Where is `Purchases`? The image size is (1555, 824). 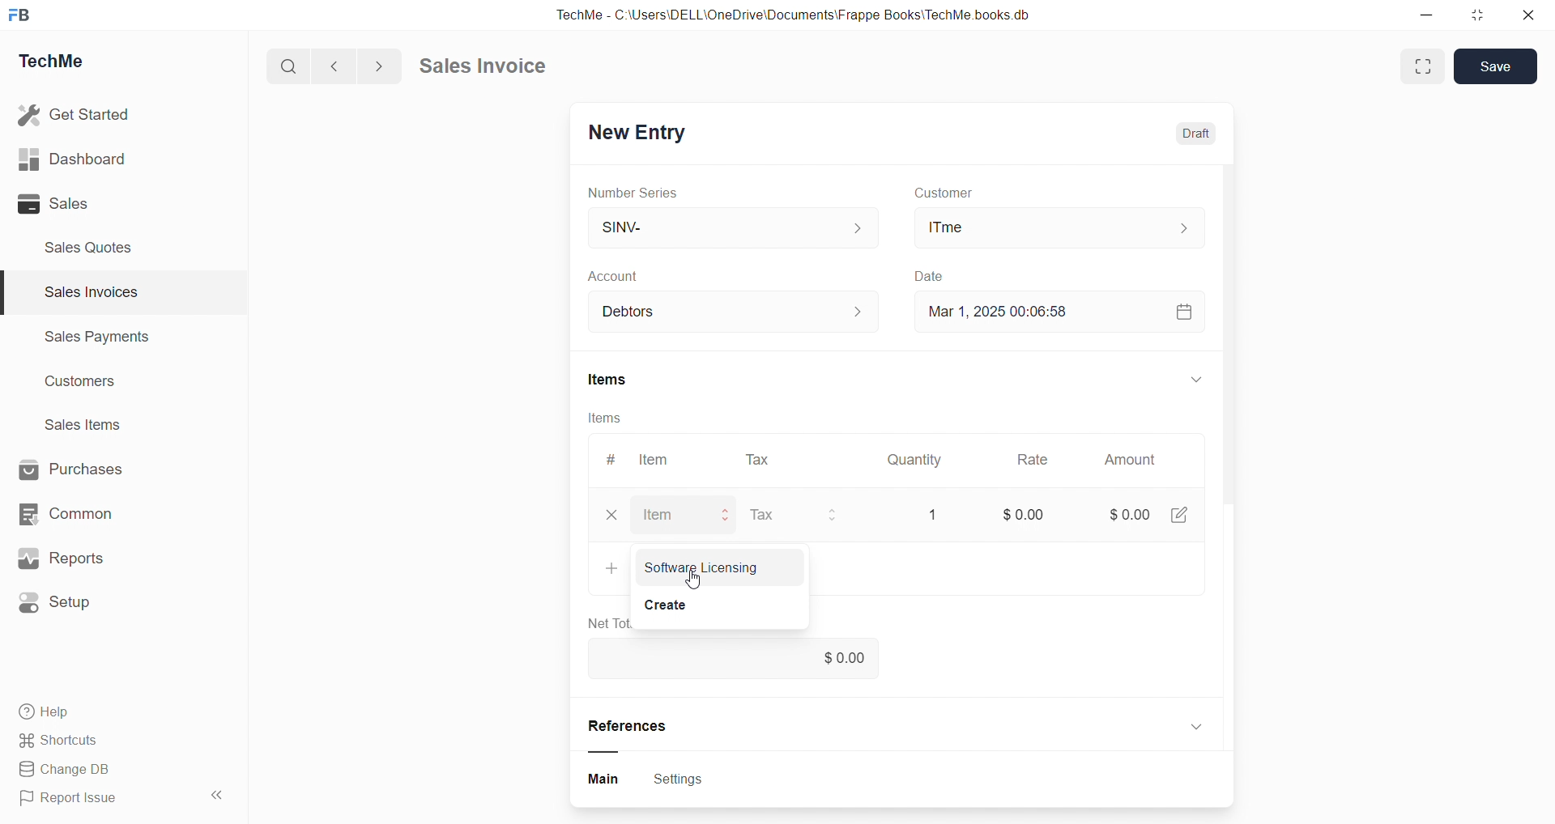 Purchases is located at coordinates (86, 468).